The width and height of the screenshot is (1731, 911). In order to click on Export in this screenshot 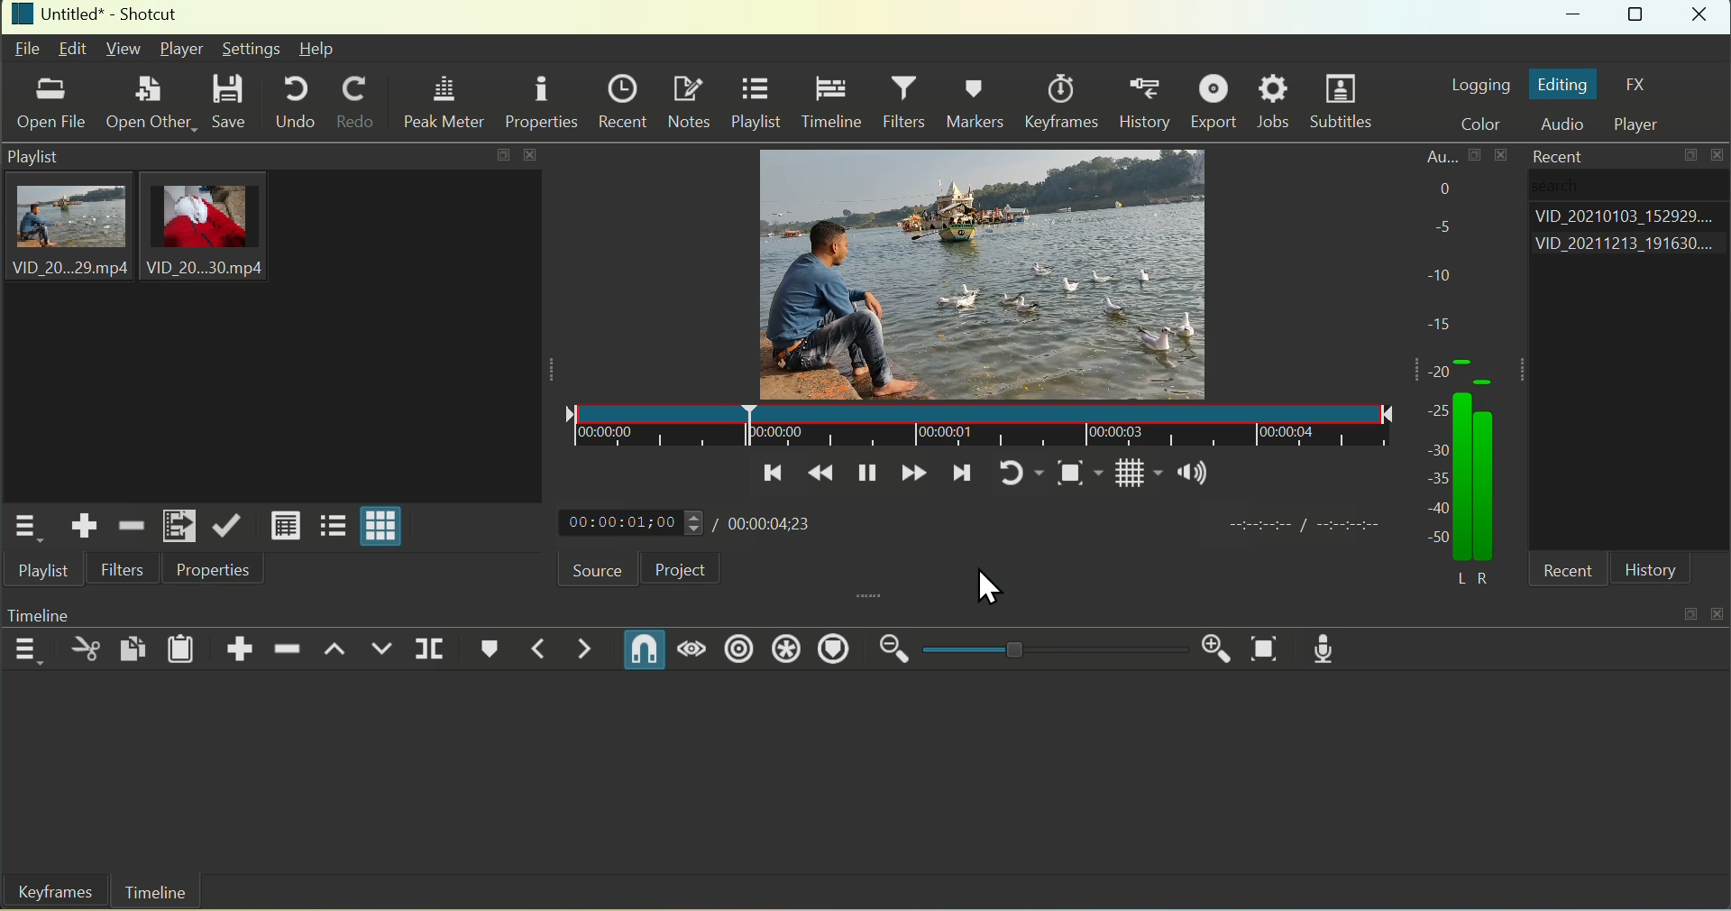, I will do `click(1217, 101)`.